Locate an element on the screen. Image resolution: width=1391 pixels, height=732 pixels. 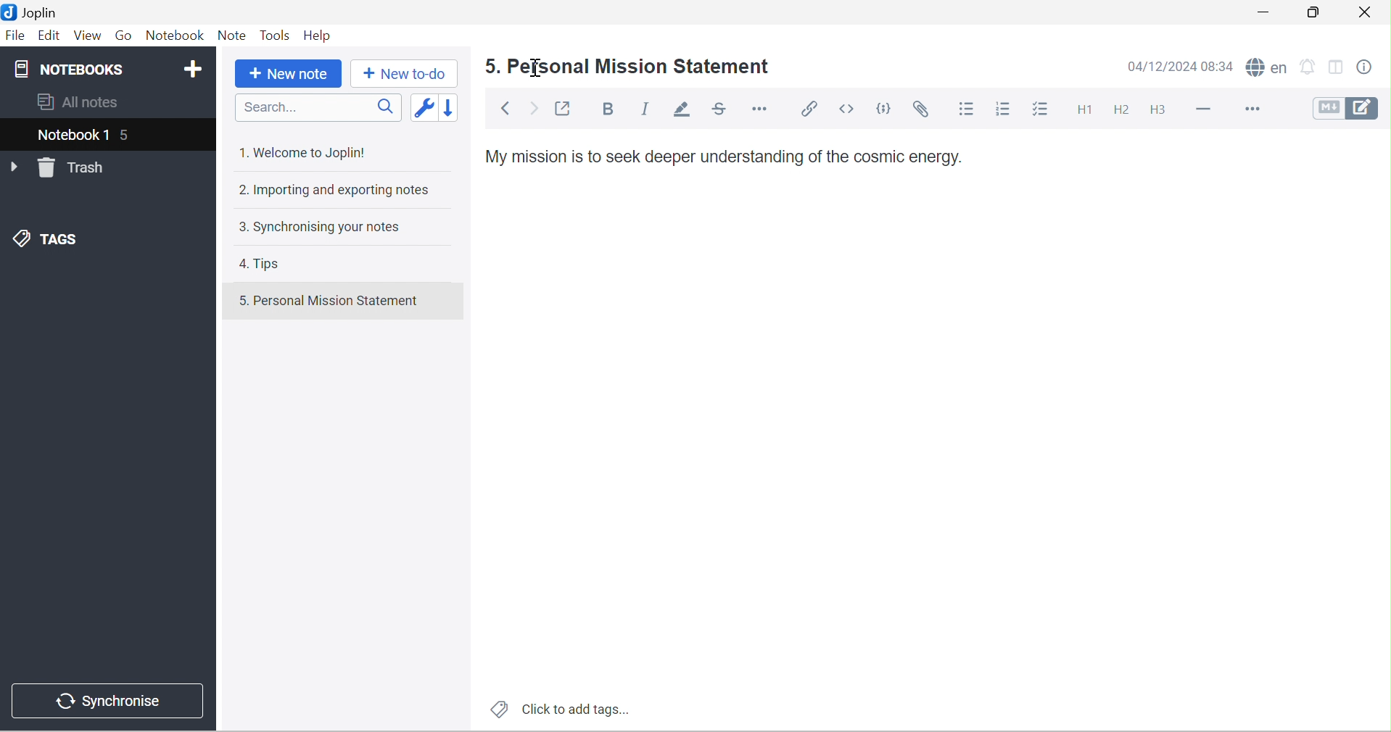
2. Importing and exporting notes is located at coordinates (337, 191).